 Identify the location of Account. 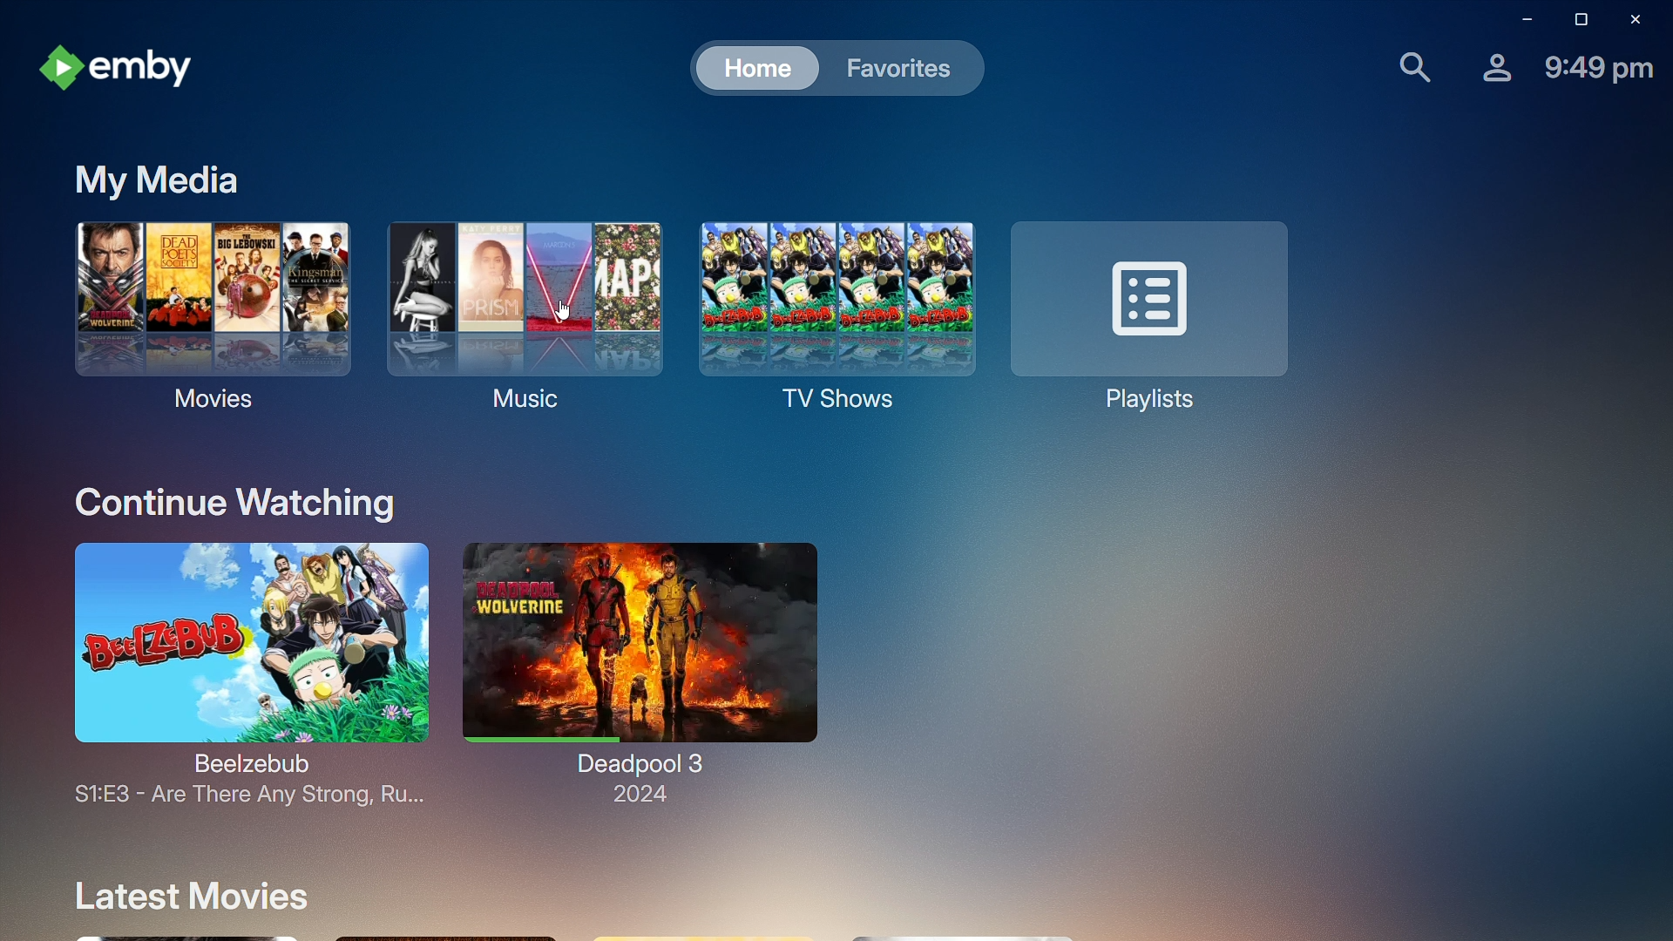
(1486, 64).